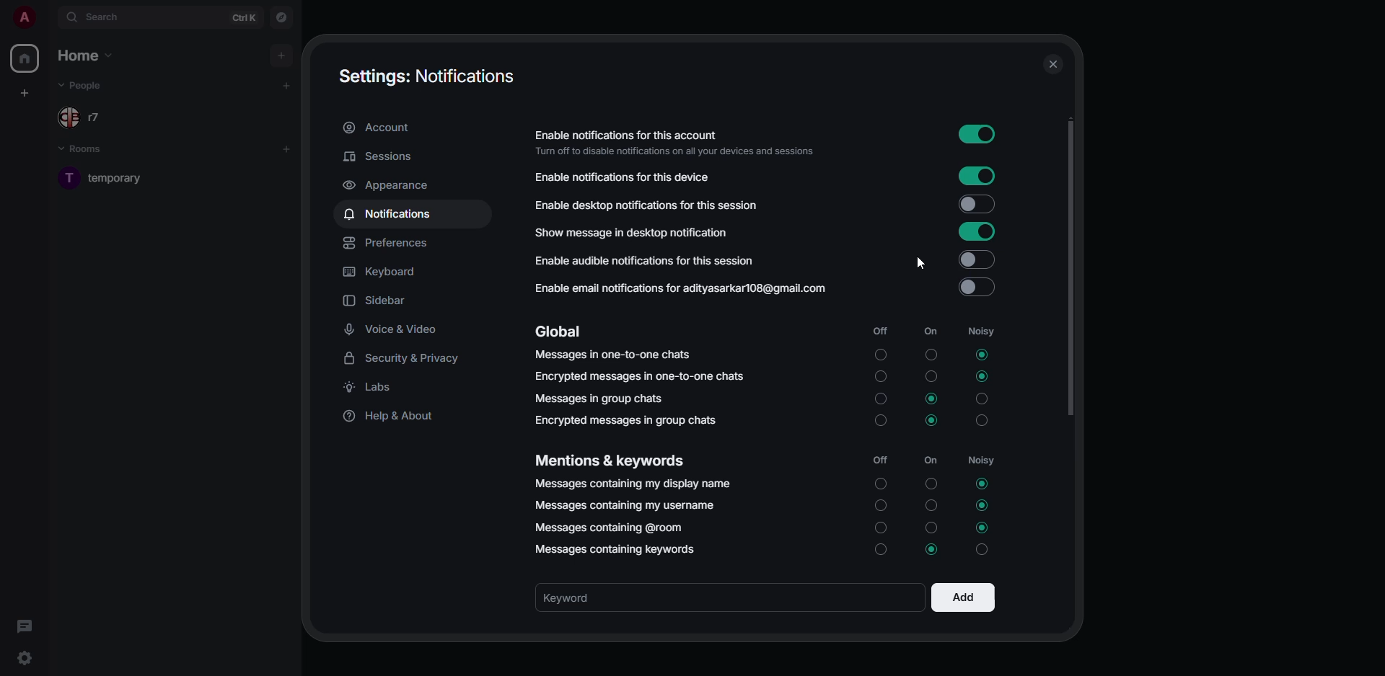 This screenshot has width=1385, height=676. Describe the element at coordinates (981, 355) in the screenshot. I see `selected` at that location.